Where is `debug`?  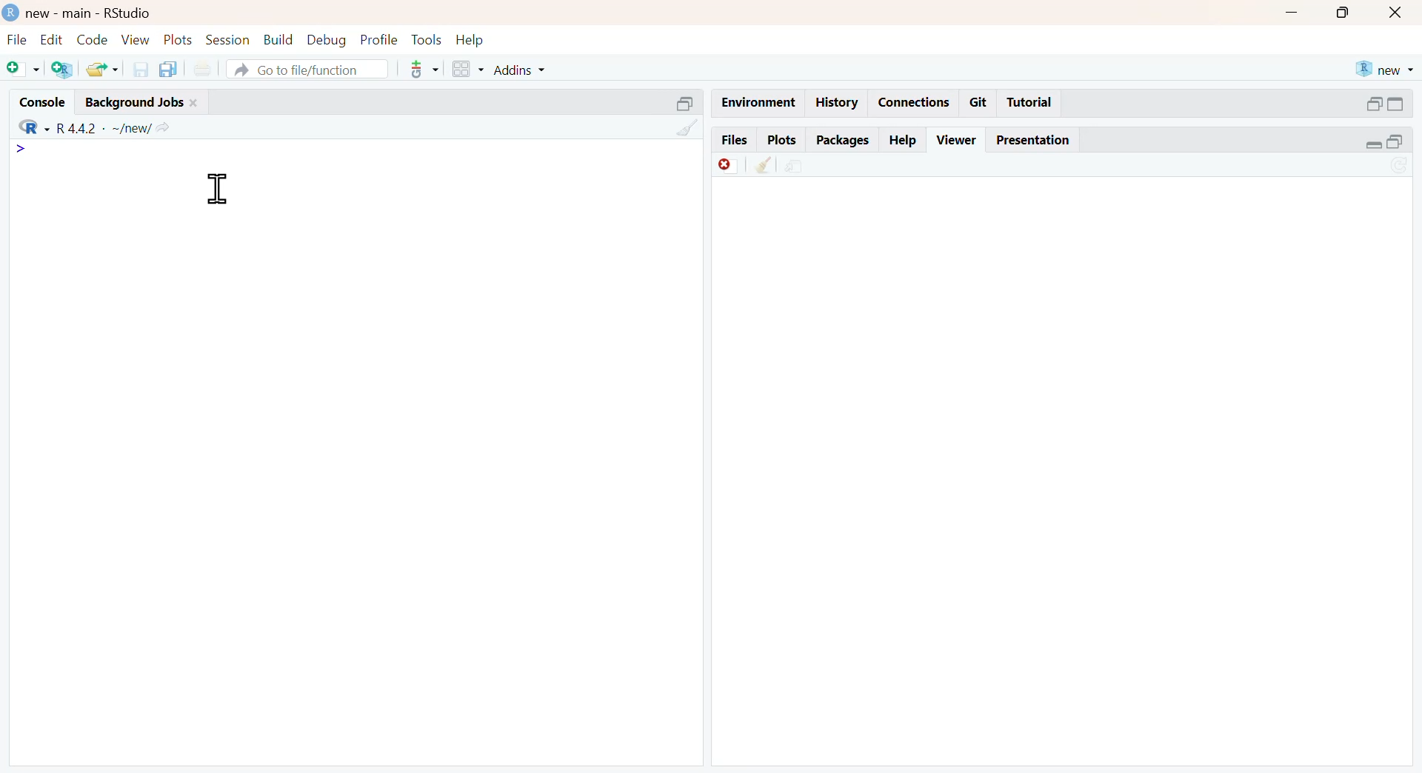
debug is located at coordinates (327, 41).